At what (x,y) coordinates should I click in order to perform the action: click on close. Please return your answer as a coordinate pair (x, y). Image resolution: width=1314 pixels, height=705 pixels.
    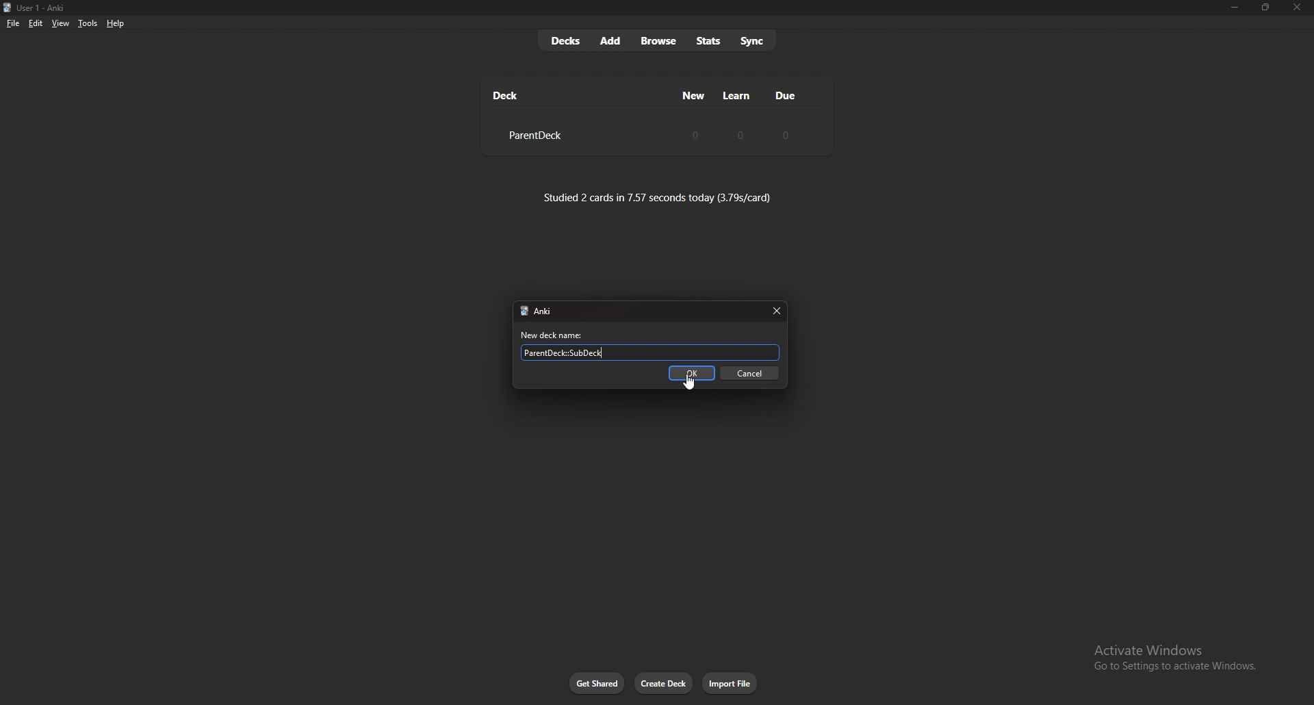
    Looking at the image, I should click on (775, 311).